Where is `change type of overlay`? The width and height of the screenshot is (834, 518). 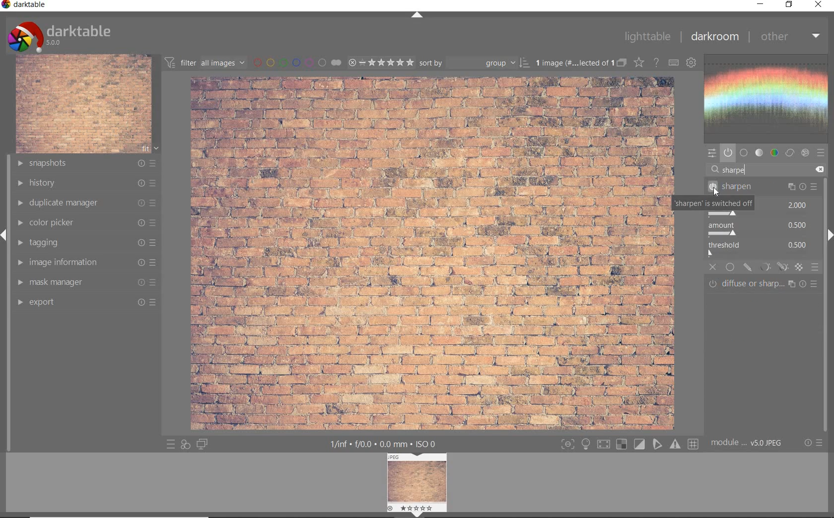 change type of overlay is located at coordinates (638, 62).